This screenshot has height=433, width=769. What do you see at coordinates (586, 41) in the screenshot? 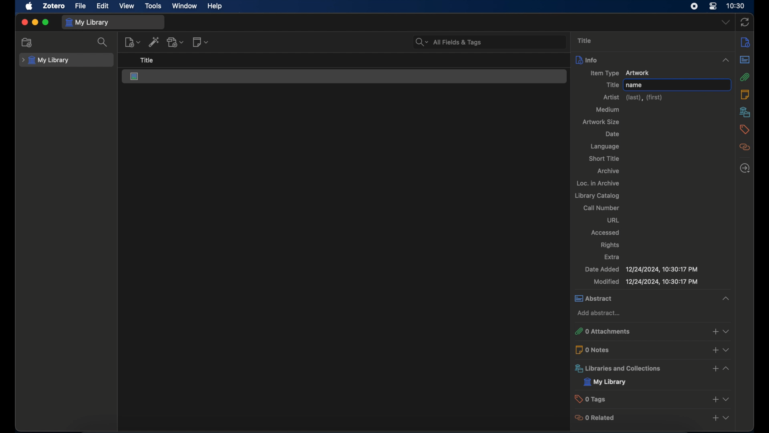
I see `title` at bounding box center [586, 41].